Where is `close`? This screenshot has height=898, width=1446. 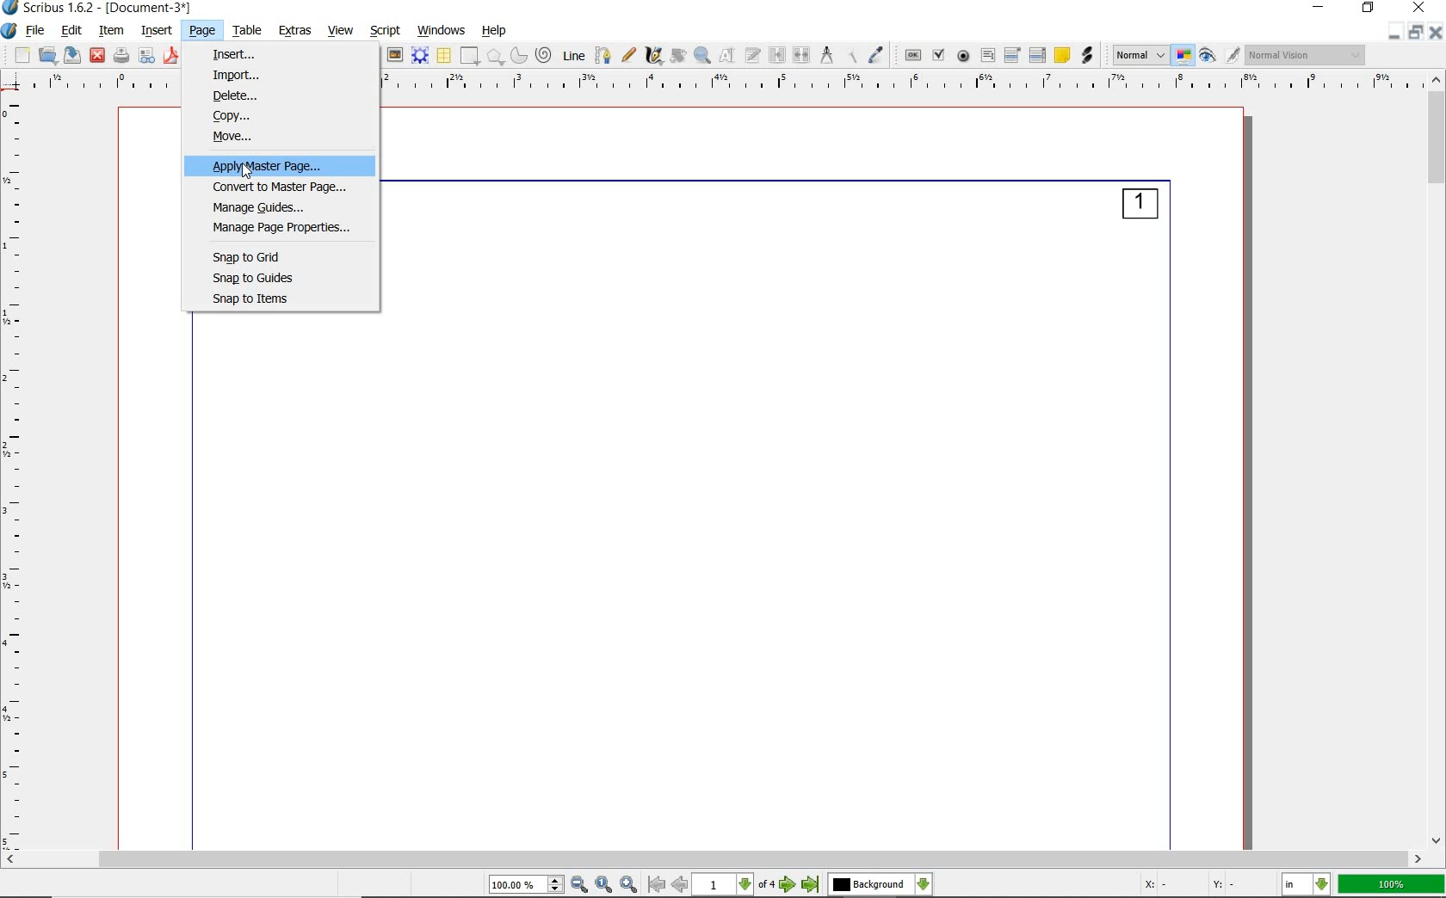
close is located at coordinates (1437, 32).